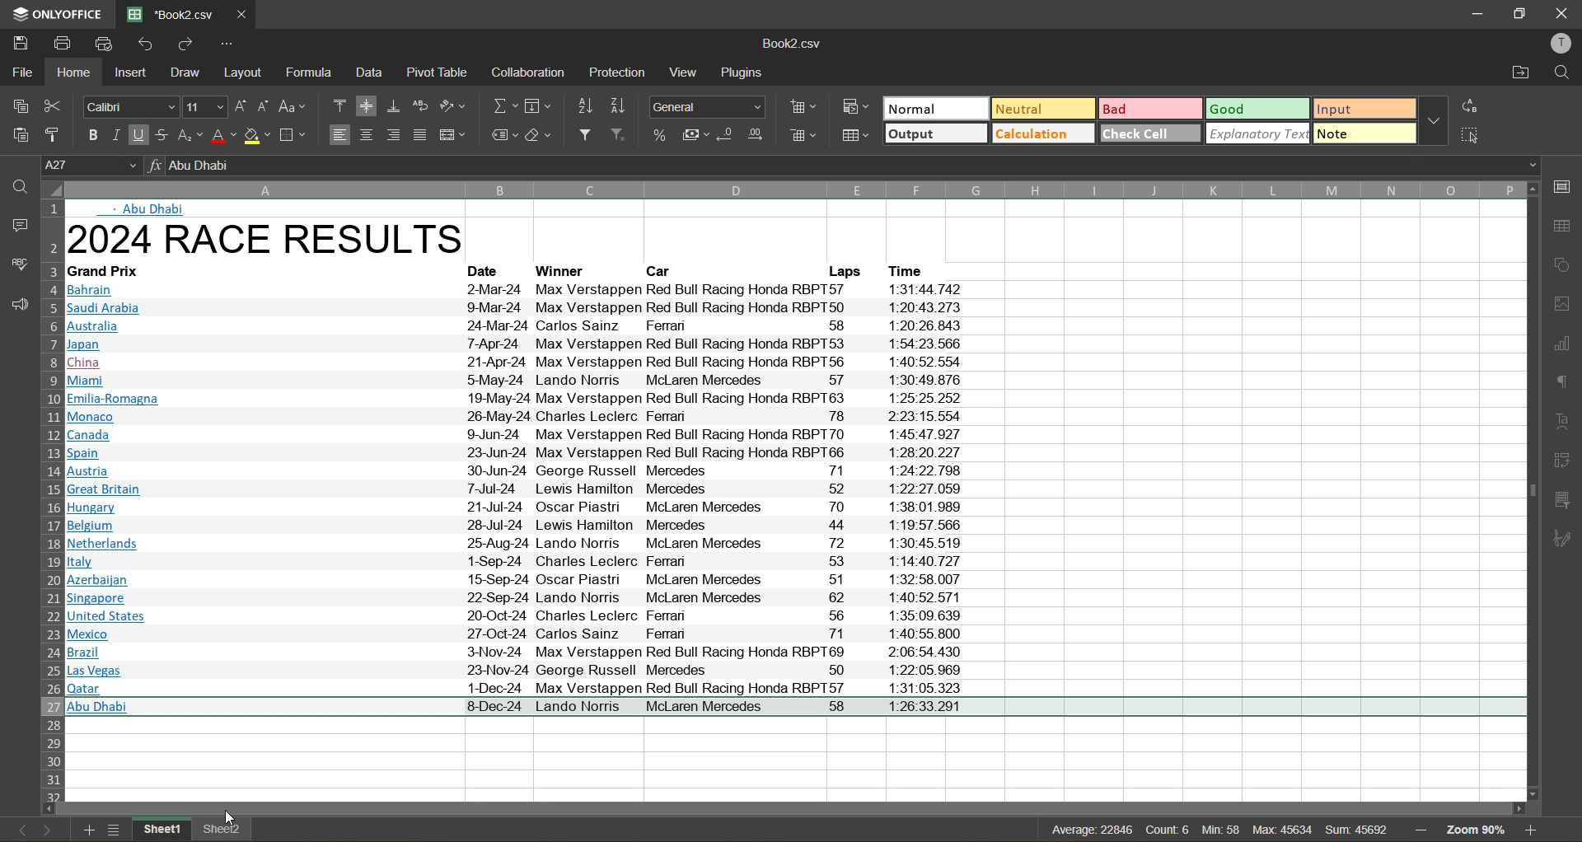 The height and width of the screenshot is (842, 1582). I want to click on collaboration, so click(529, 73).